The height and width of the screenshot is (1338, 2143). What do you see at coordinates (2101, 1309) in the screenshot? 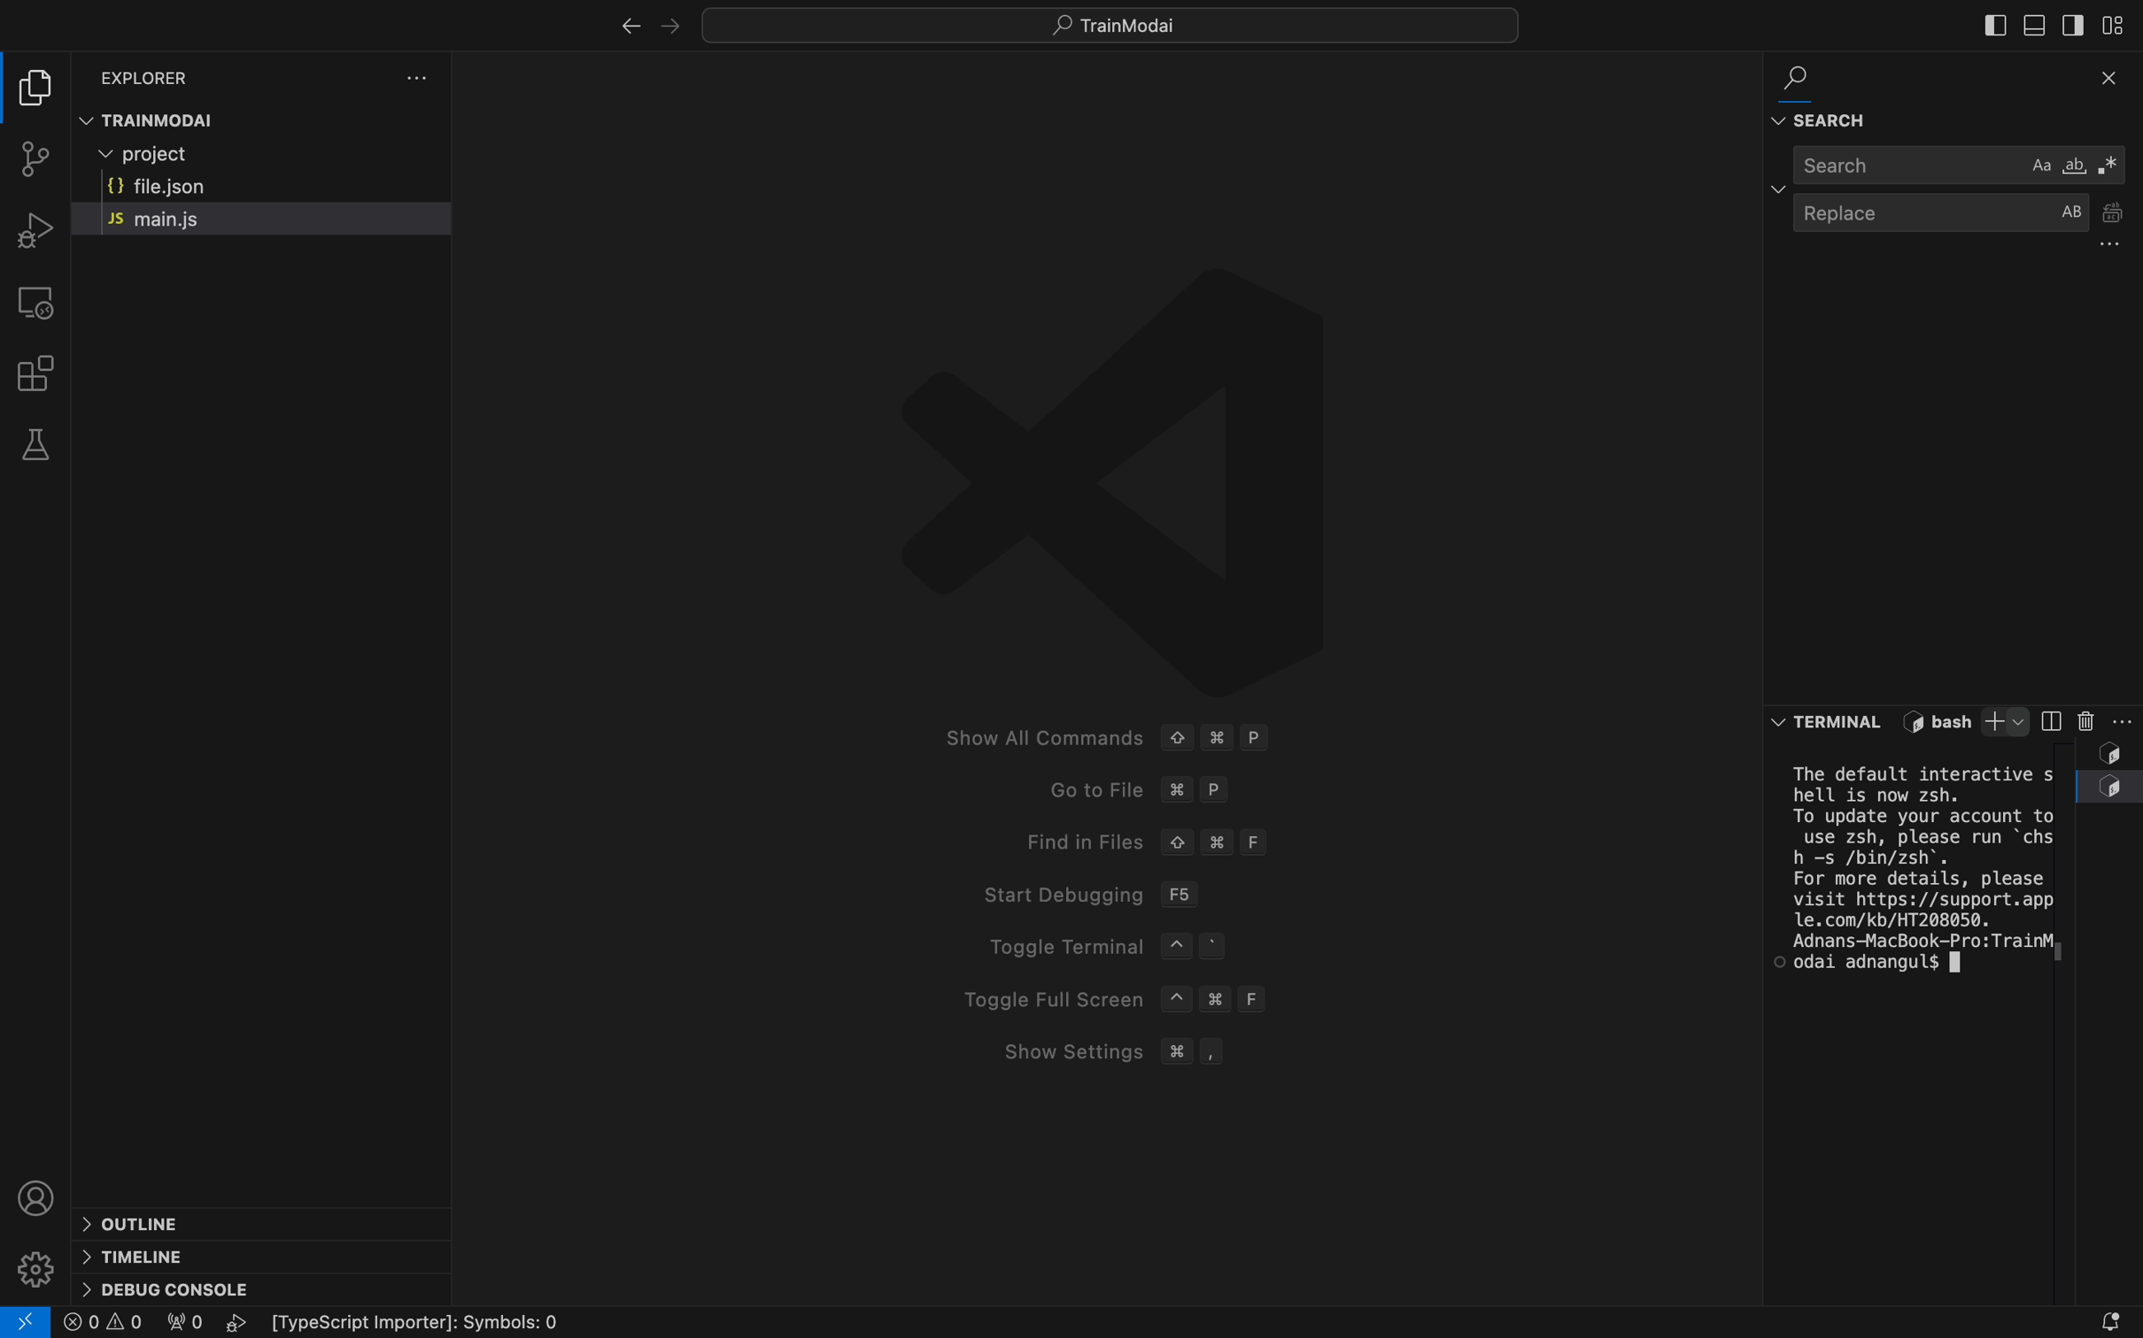
I see `notification` at bounding box center [2101, 1309].